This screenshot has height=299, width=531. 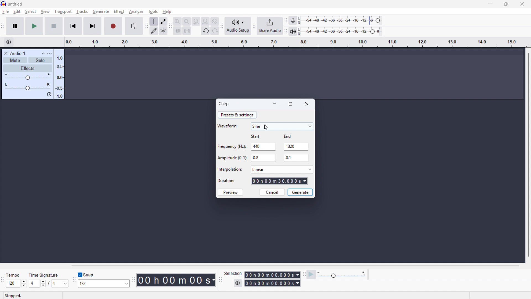 I want to click on Selection settings , so click(x=238, y=283).